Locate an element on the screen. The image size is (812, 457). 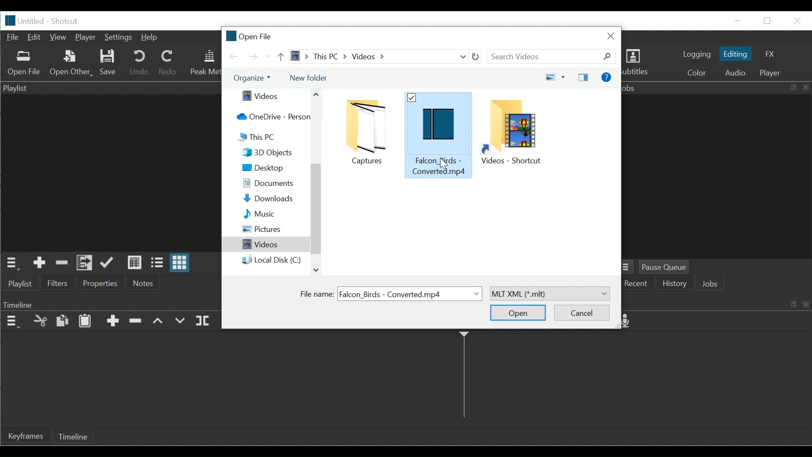
Edit is located at coordinates (36, 37).